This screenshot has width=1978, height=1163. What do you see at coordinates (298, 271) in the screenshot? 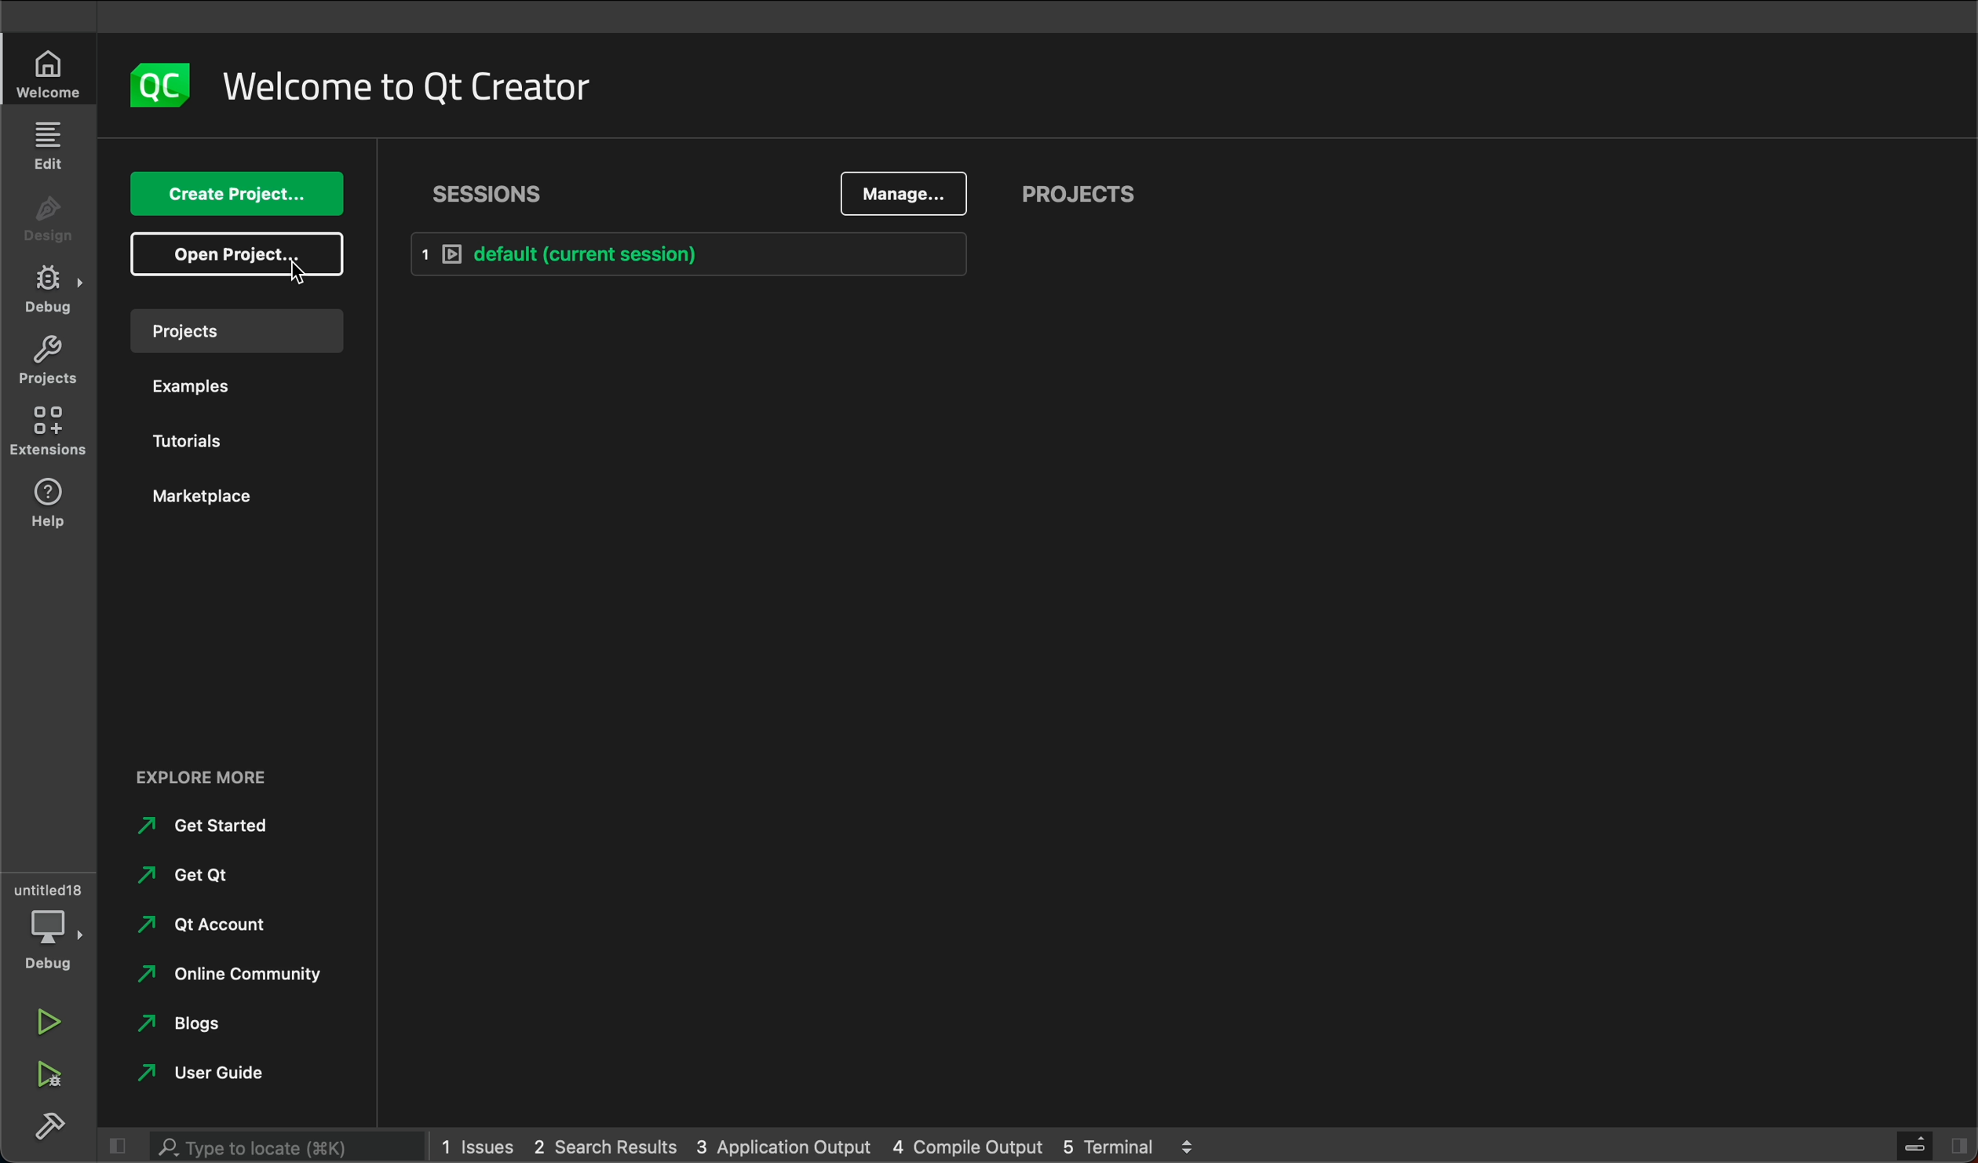
I see `cursor` at bounding box center [298, 271].